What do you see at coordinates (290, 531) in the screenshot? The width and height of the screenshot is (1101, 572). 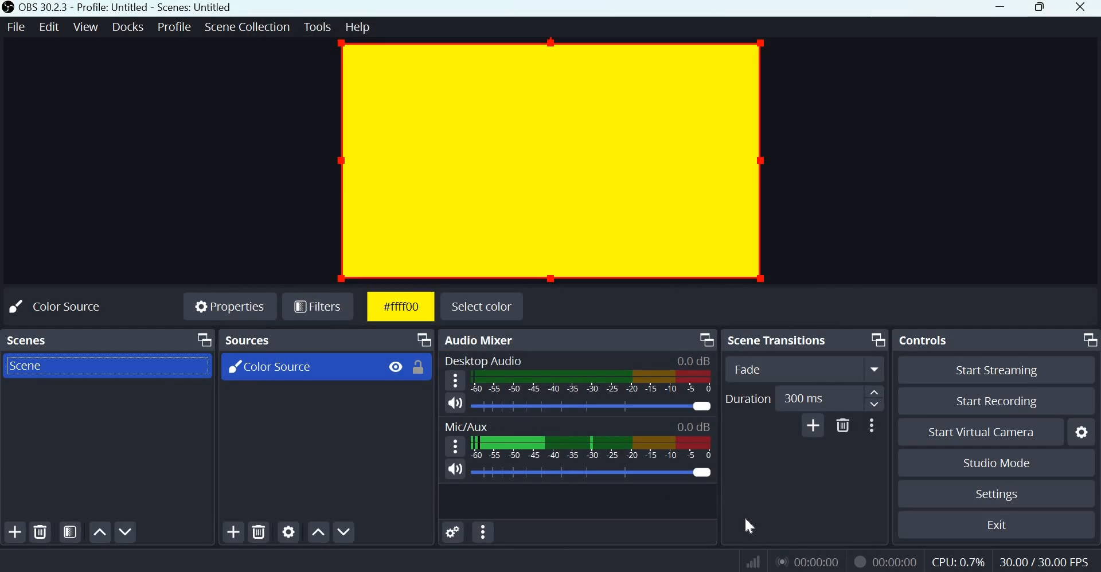 I see `Open source properties` at bounding box center [290, 531].